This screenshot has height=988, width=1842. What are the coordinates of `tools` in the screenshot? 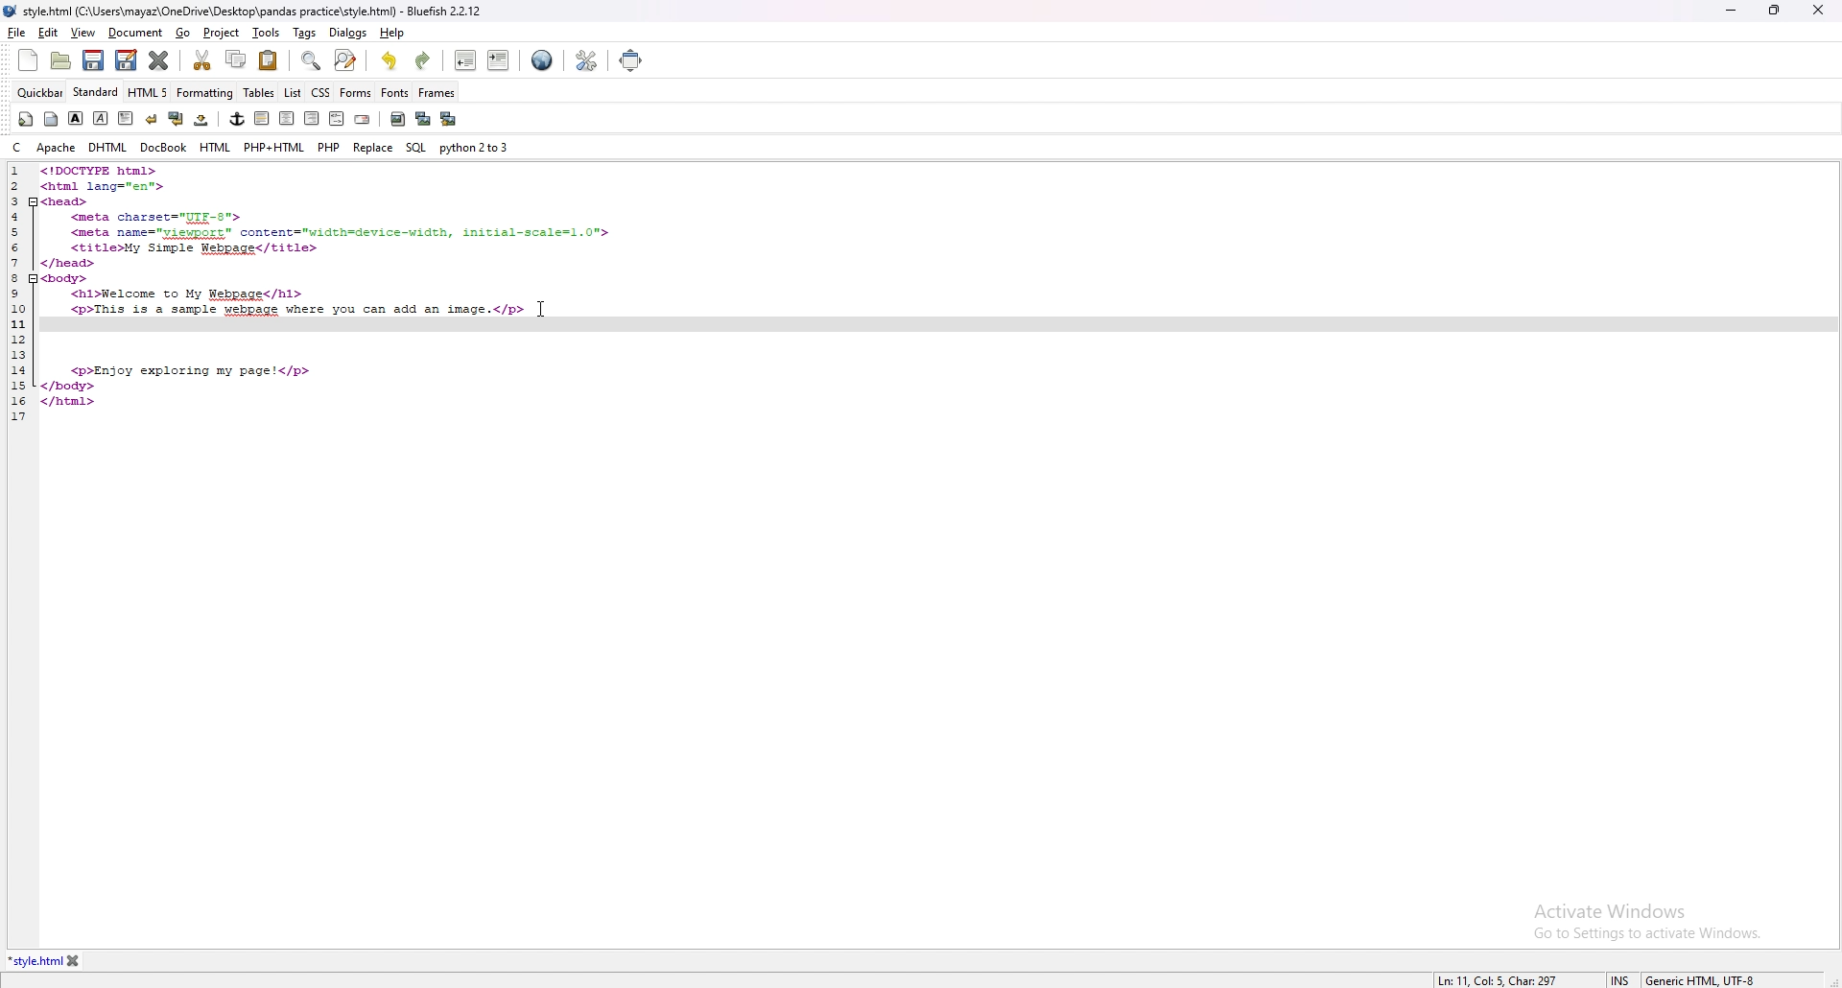 It's located at (267, 32).